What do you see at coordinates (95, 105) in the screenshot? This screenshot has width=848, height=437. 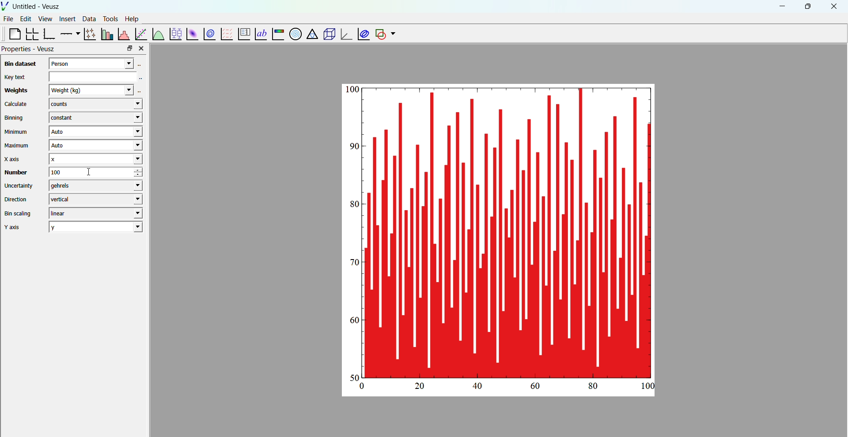 I see `counts` at bounding box center [95, 105].